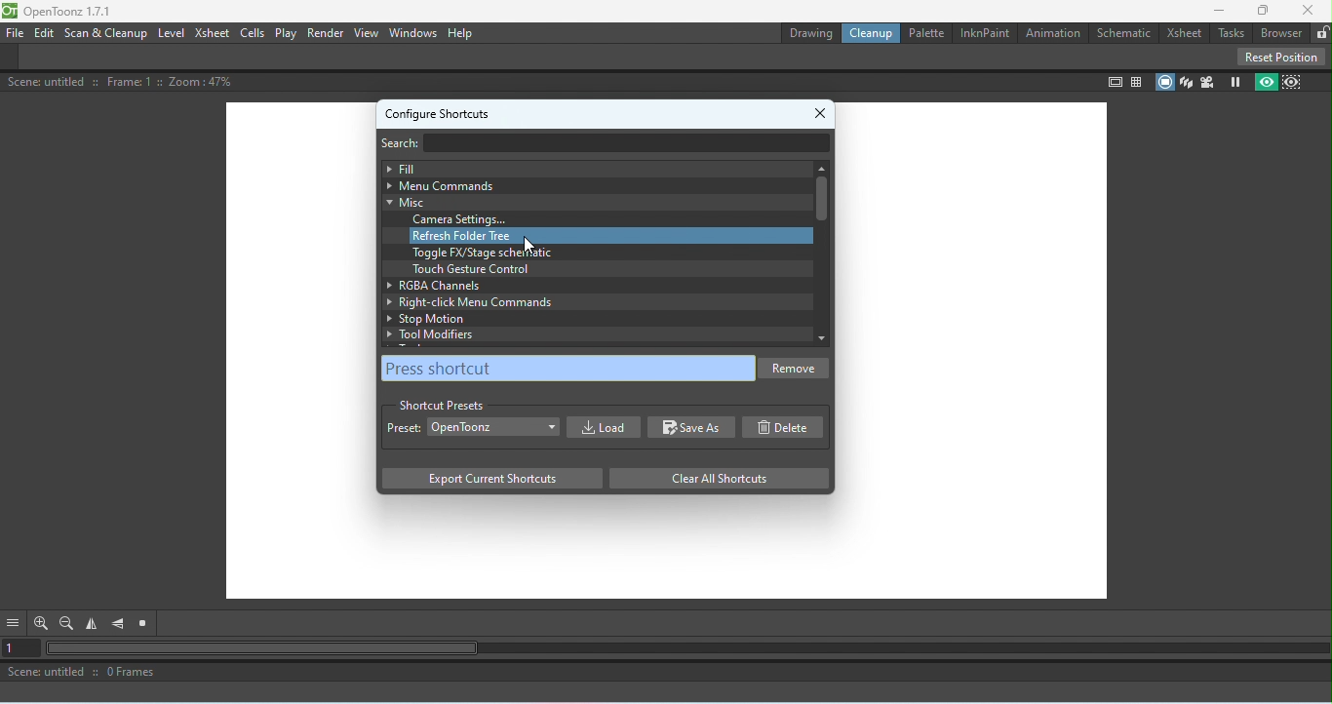  What do you see at coordinates (875, 34) in the screenshot?
I see `Cleanup` at bounding box center [875, 34].